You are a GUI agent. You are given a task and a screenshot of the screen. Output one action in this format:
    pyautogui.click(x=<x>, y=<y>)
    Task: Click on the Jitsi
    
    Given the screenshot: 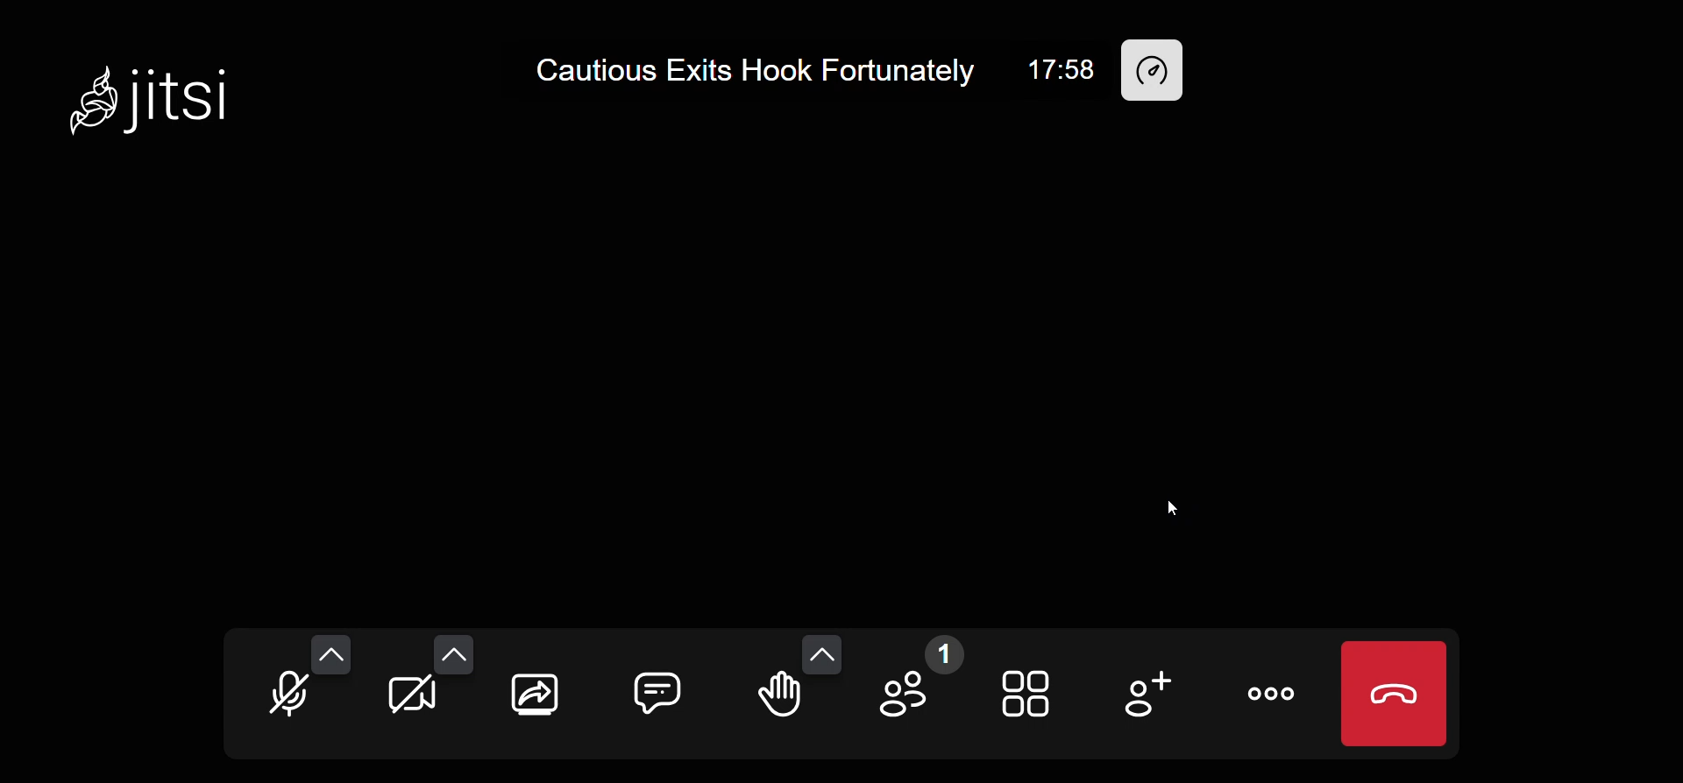 What is the action you would take?
    pyautogui.click(x=159, y=91)
    